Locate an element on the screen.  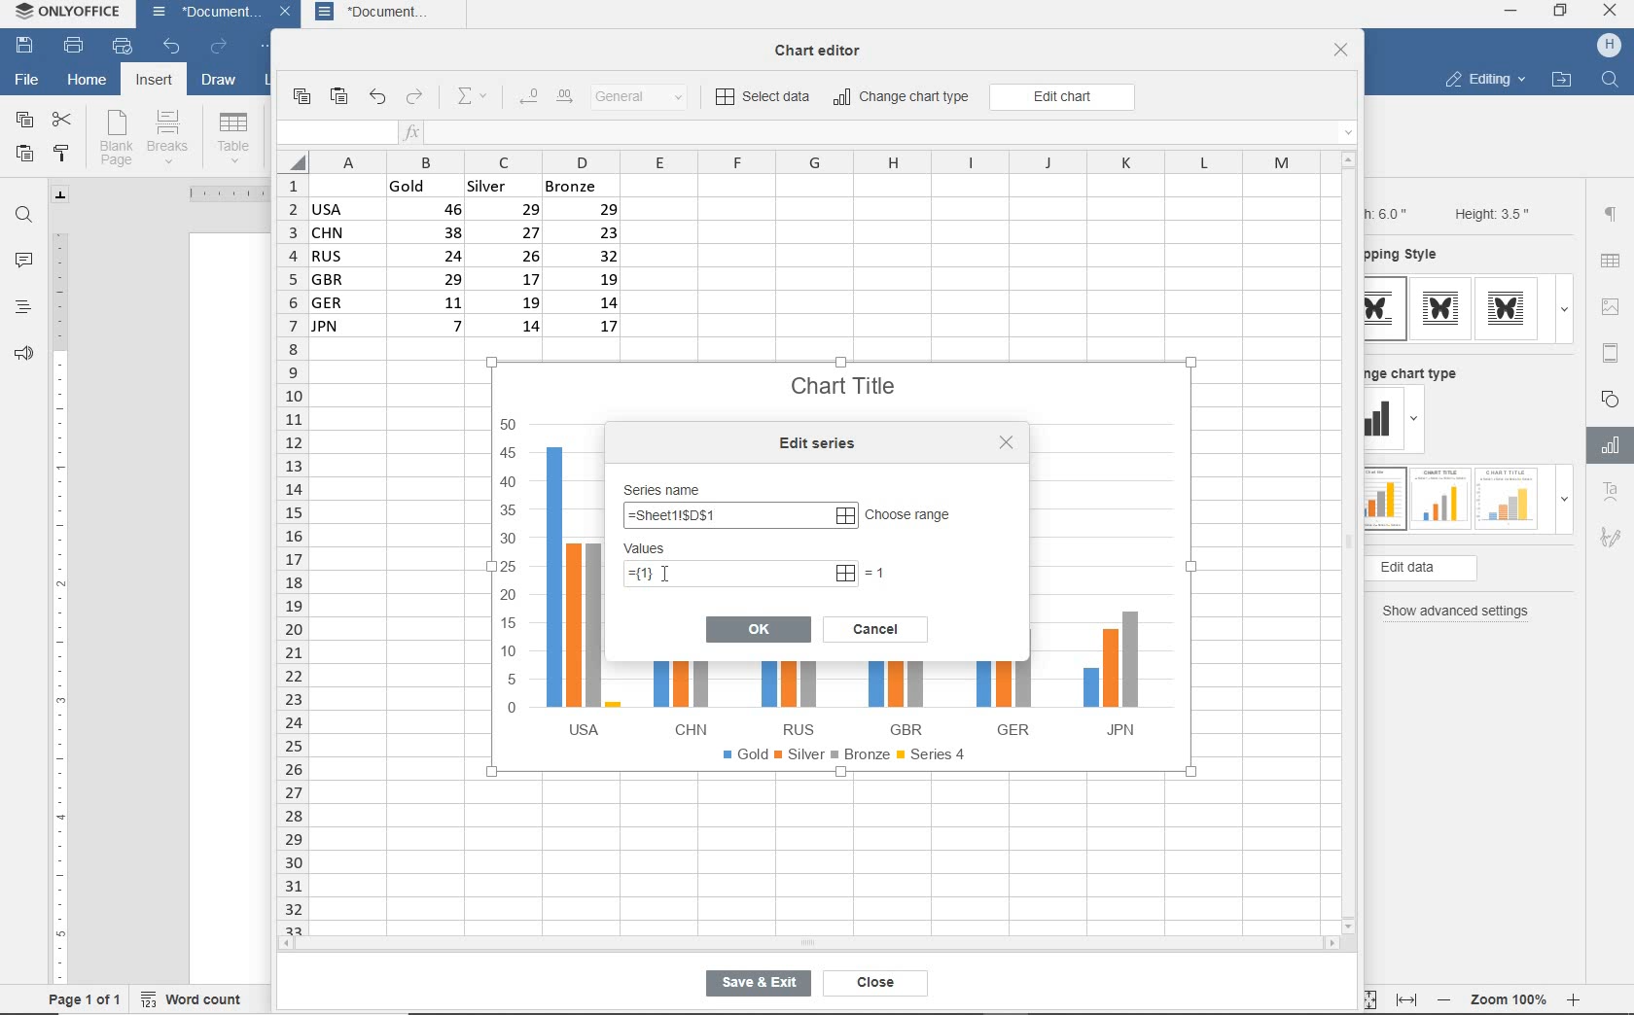
cut is located at coordinates (63, 118).